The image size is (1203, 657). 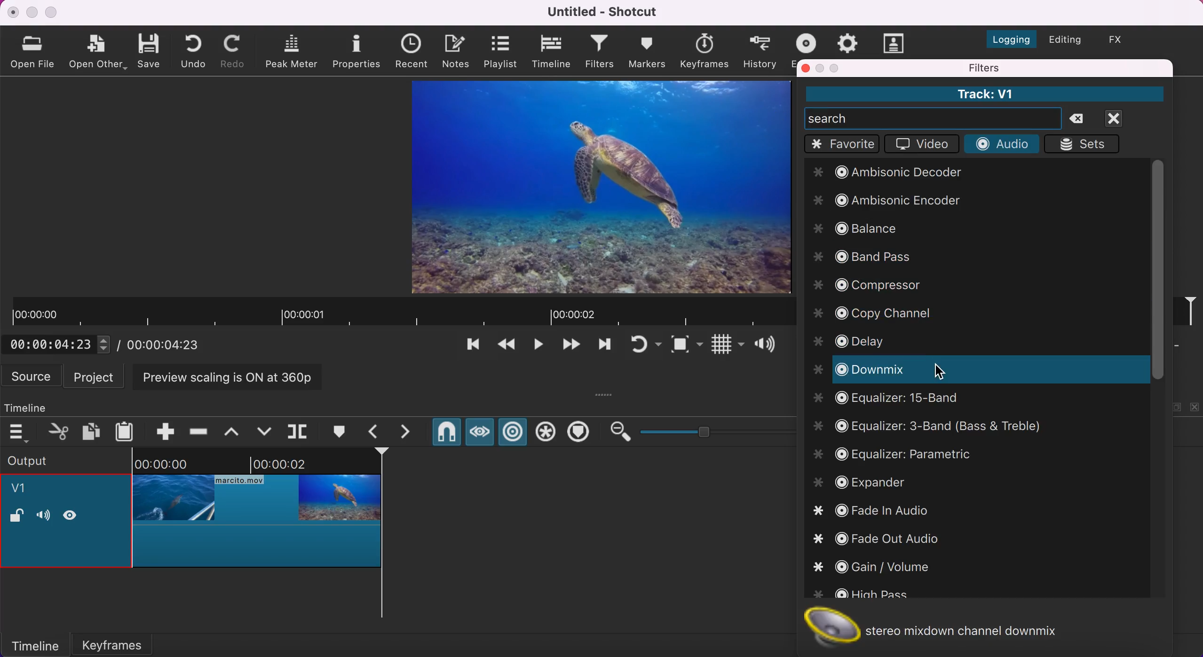 I want to click on cut, so click(x=59, y=431).